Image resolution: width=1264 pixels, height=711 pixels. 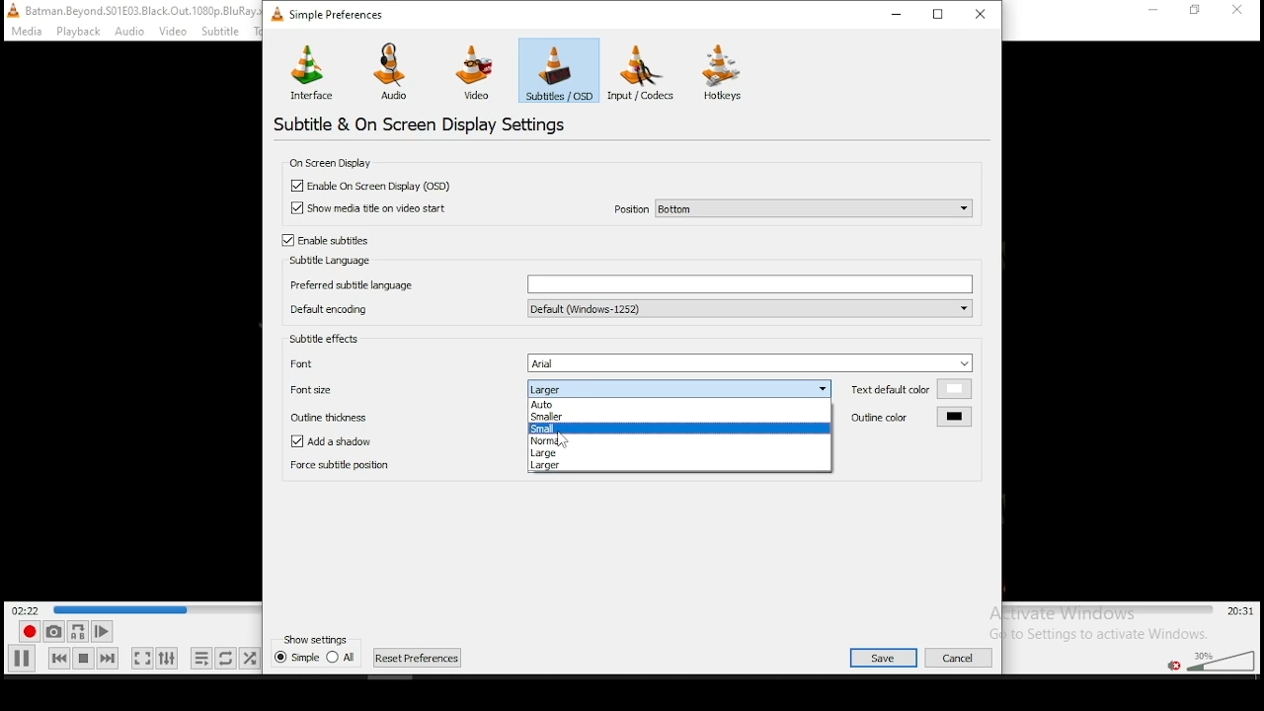 I want to click on smaller, so click(x=678, y=416).